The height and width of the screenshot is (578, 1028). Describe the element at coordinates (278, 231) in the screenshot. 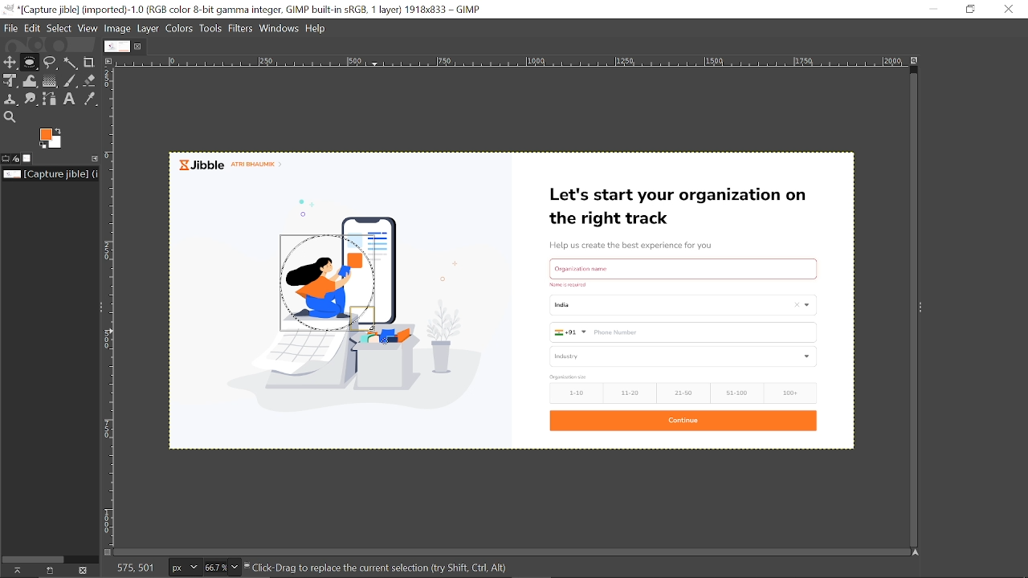

I see `cursor` at that location.